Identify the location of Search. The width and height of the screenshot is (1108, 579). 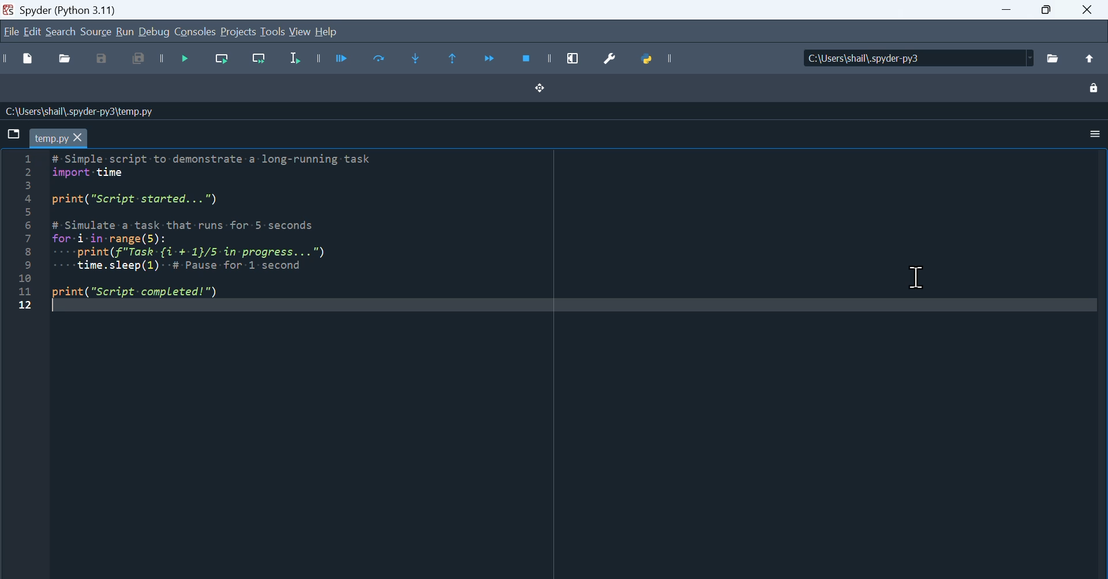
(61, 31).